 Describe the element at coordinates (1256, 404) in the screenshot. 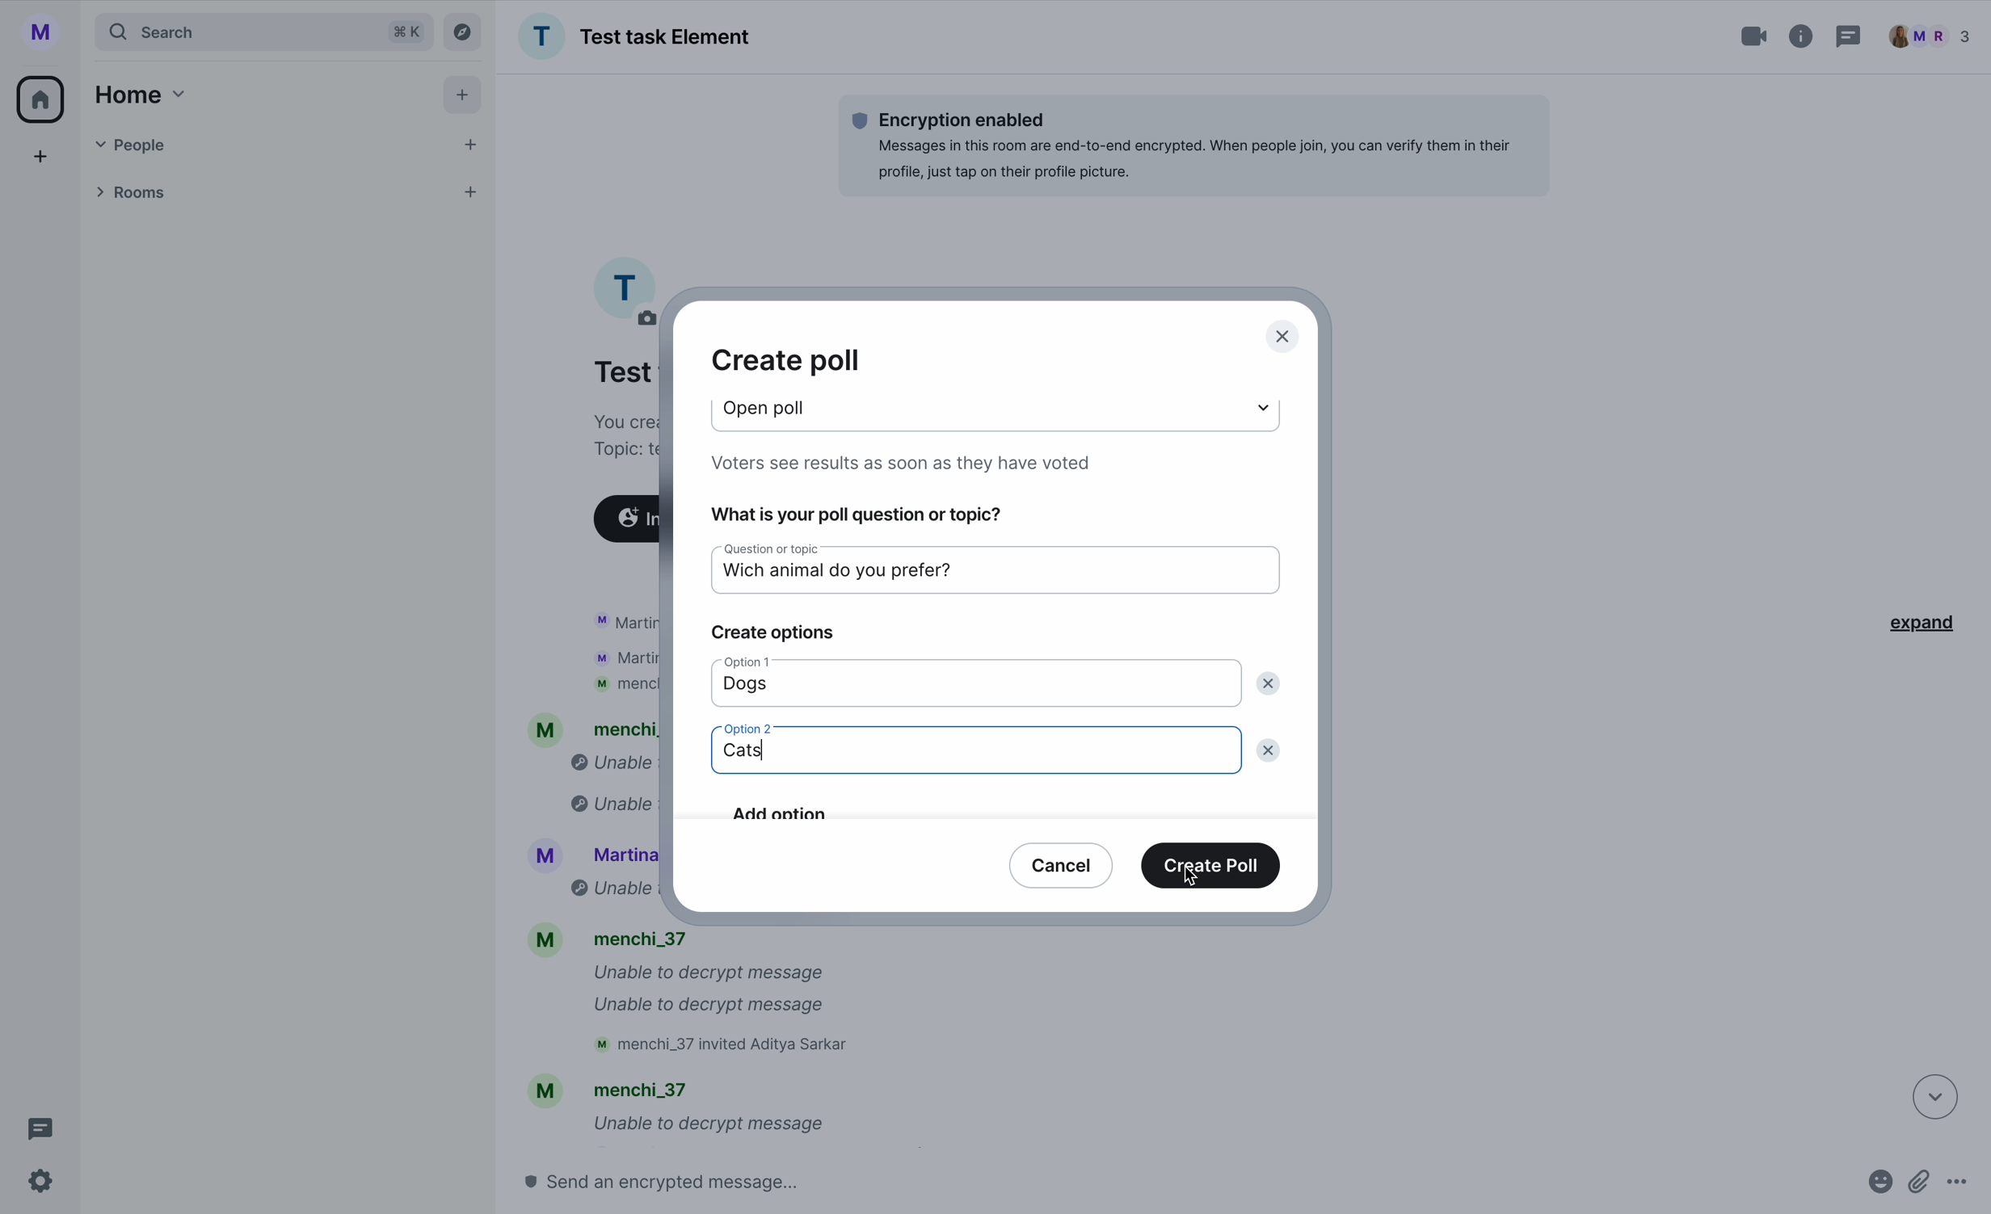

I see `dropdown` at that location.